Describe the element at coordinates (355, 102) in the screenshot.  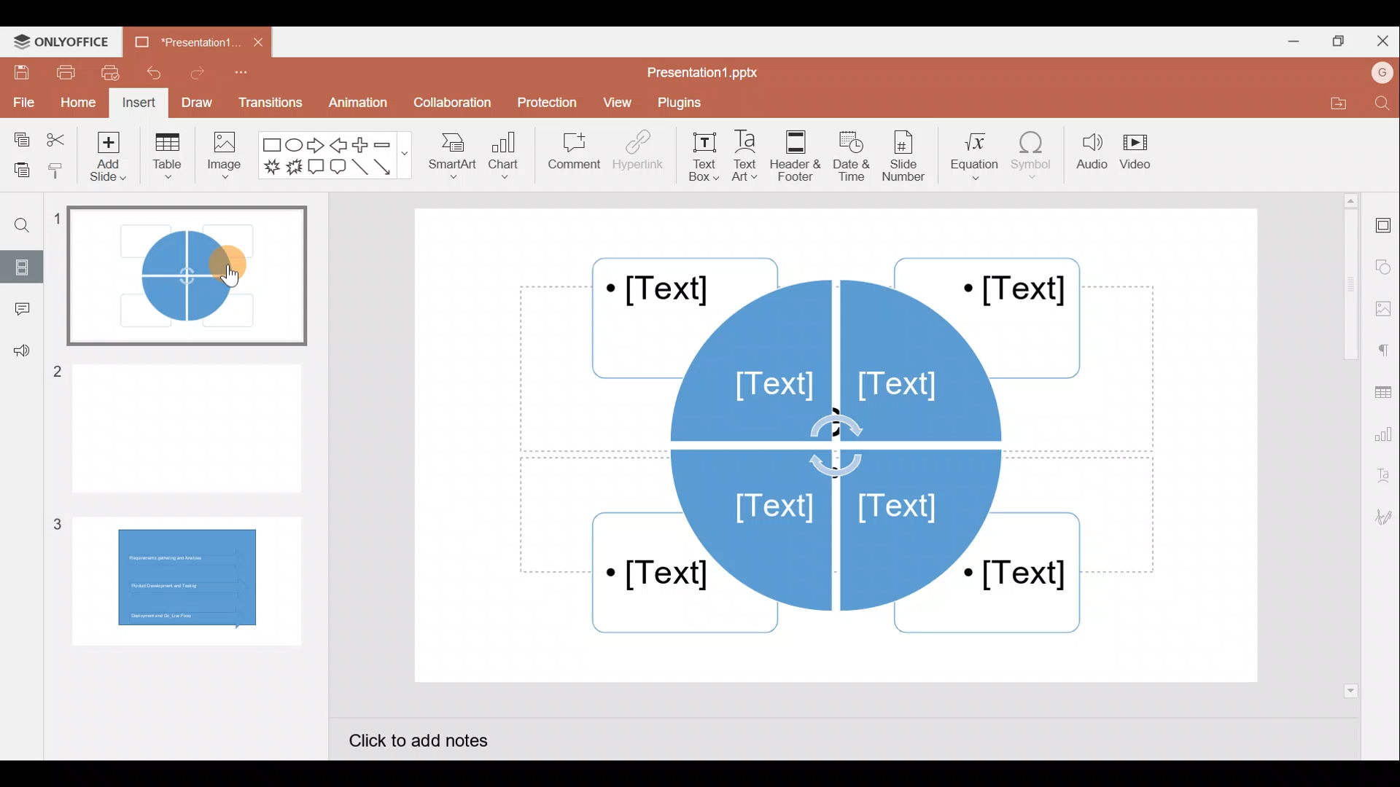
I see `Animation` at that location.